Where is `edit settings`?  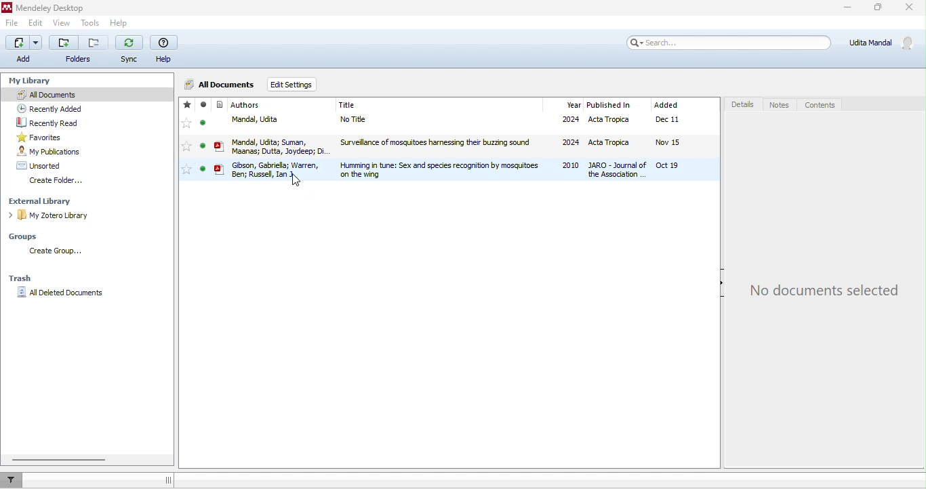
edit settings is located at coordinates (295, 83).